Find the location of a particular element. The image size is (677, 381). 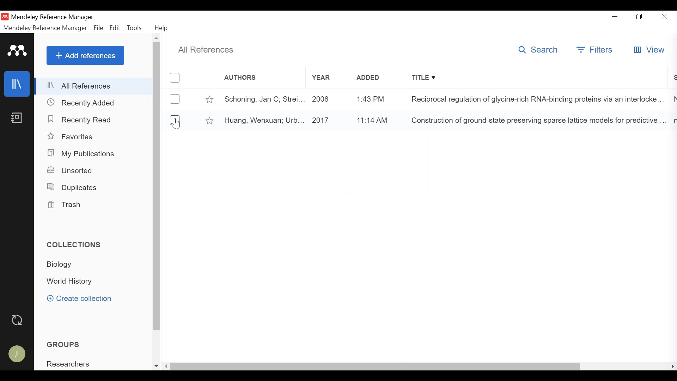

Trash is located at coordinates (66, 205).